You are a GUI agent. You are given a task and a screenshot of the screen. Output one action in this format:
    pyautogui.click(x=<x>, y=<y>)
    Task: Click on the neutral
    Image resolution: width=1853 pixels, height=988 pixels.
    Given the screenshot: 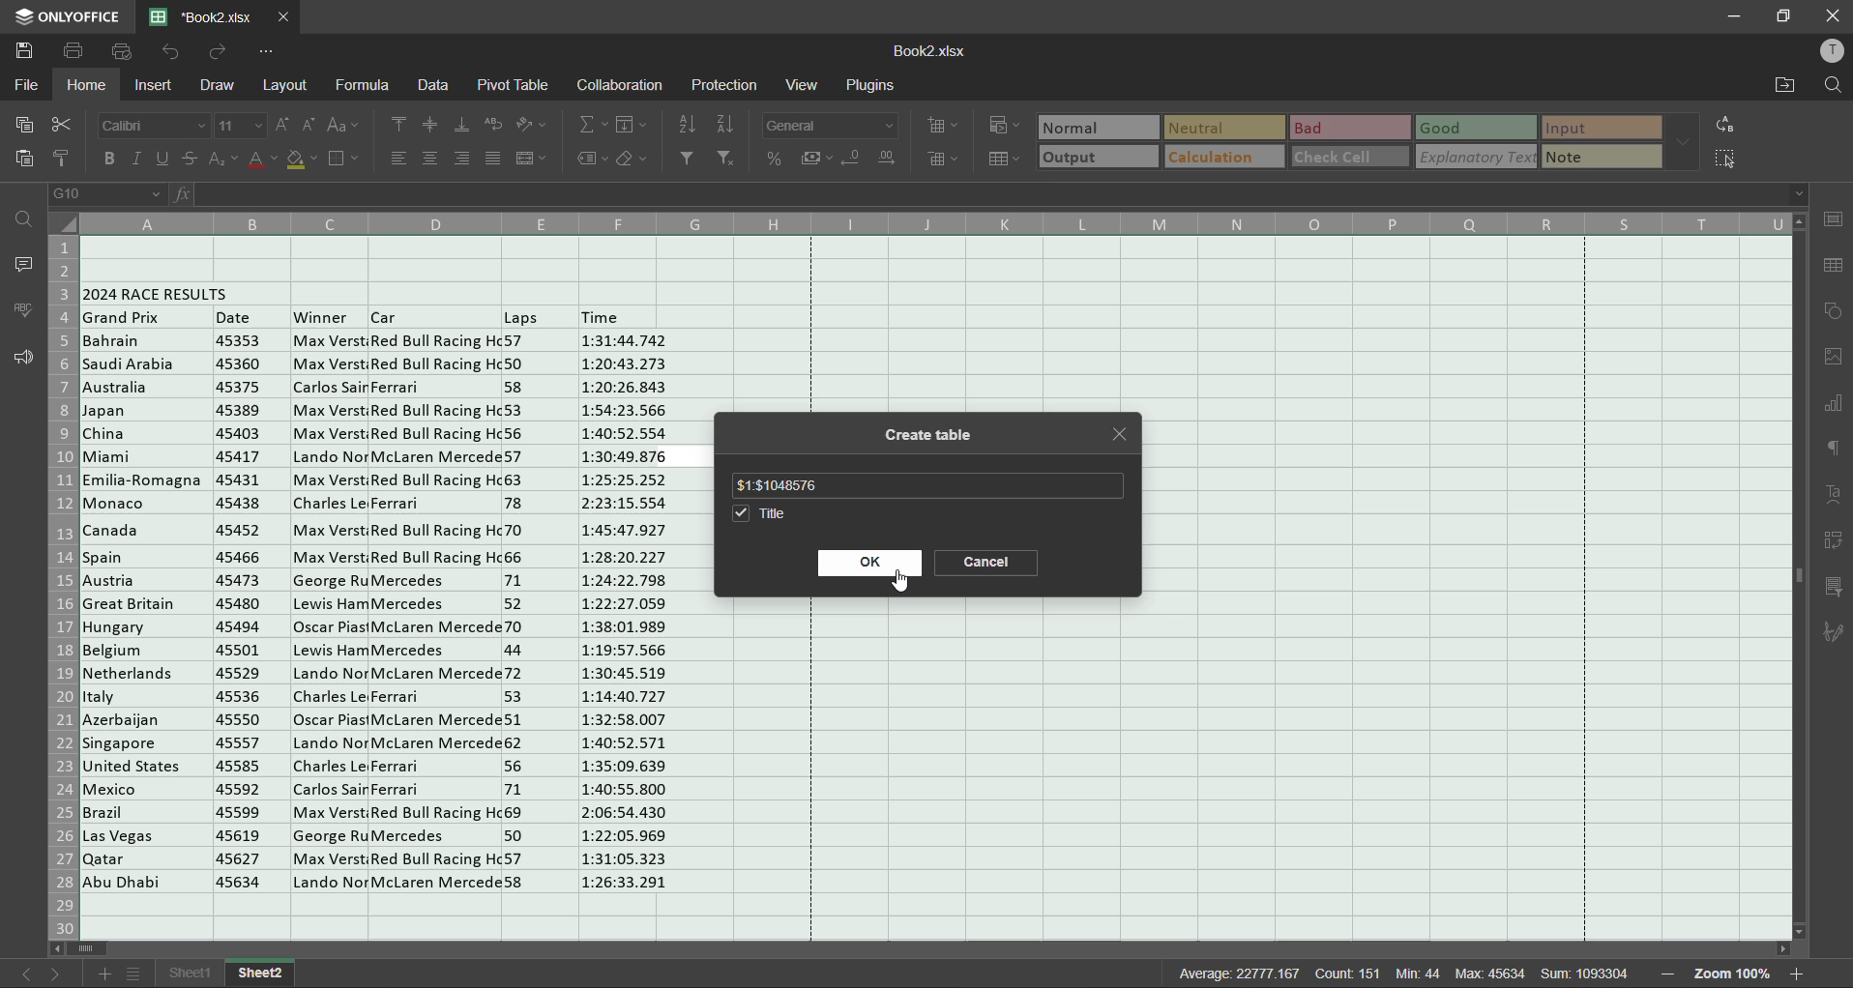 What is the action you would take?
    pyautogui.click(x=1222, y=129)
    